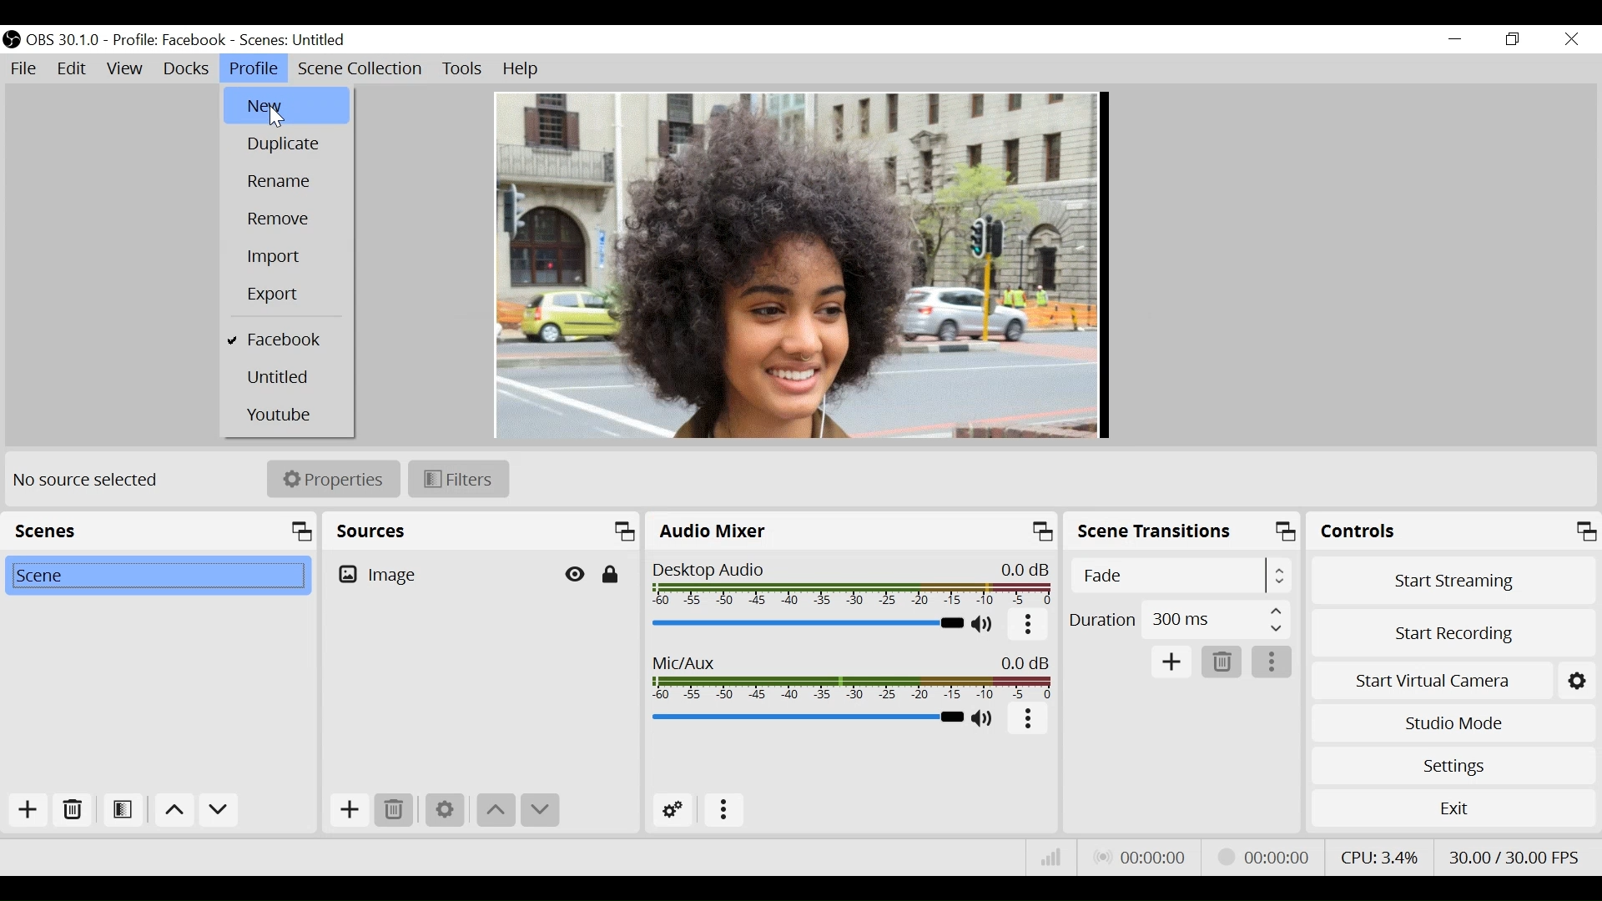 This screenshot has width=1602, height=901. I want to click on Select Scene Transition, so click(1184, 575).